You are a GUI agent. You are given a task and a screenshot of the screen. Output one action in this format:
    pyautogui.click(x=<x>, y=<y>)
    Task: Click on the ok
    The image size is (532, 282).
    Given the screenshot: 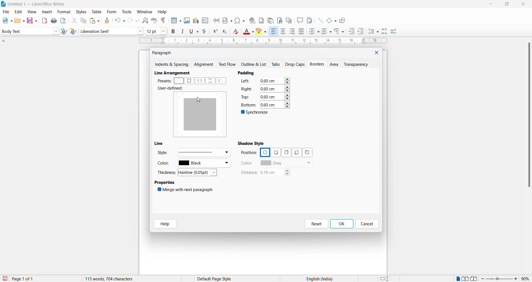 What is the action you would take?
    pyautogui.click(x=341, y=224)
    